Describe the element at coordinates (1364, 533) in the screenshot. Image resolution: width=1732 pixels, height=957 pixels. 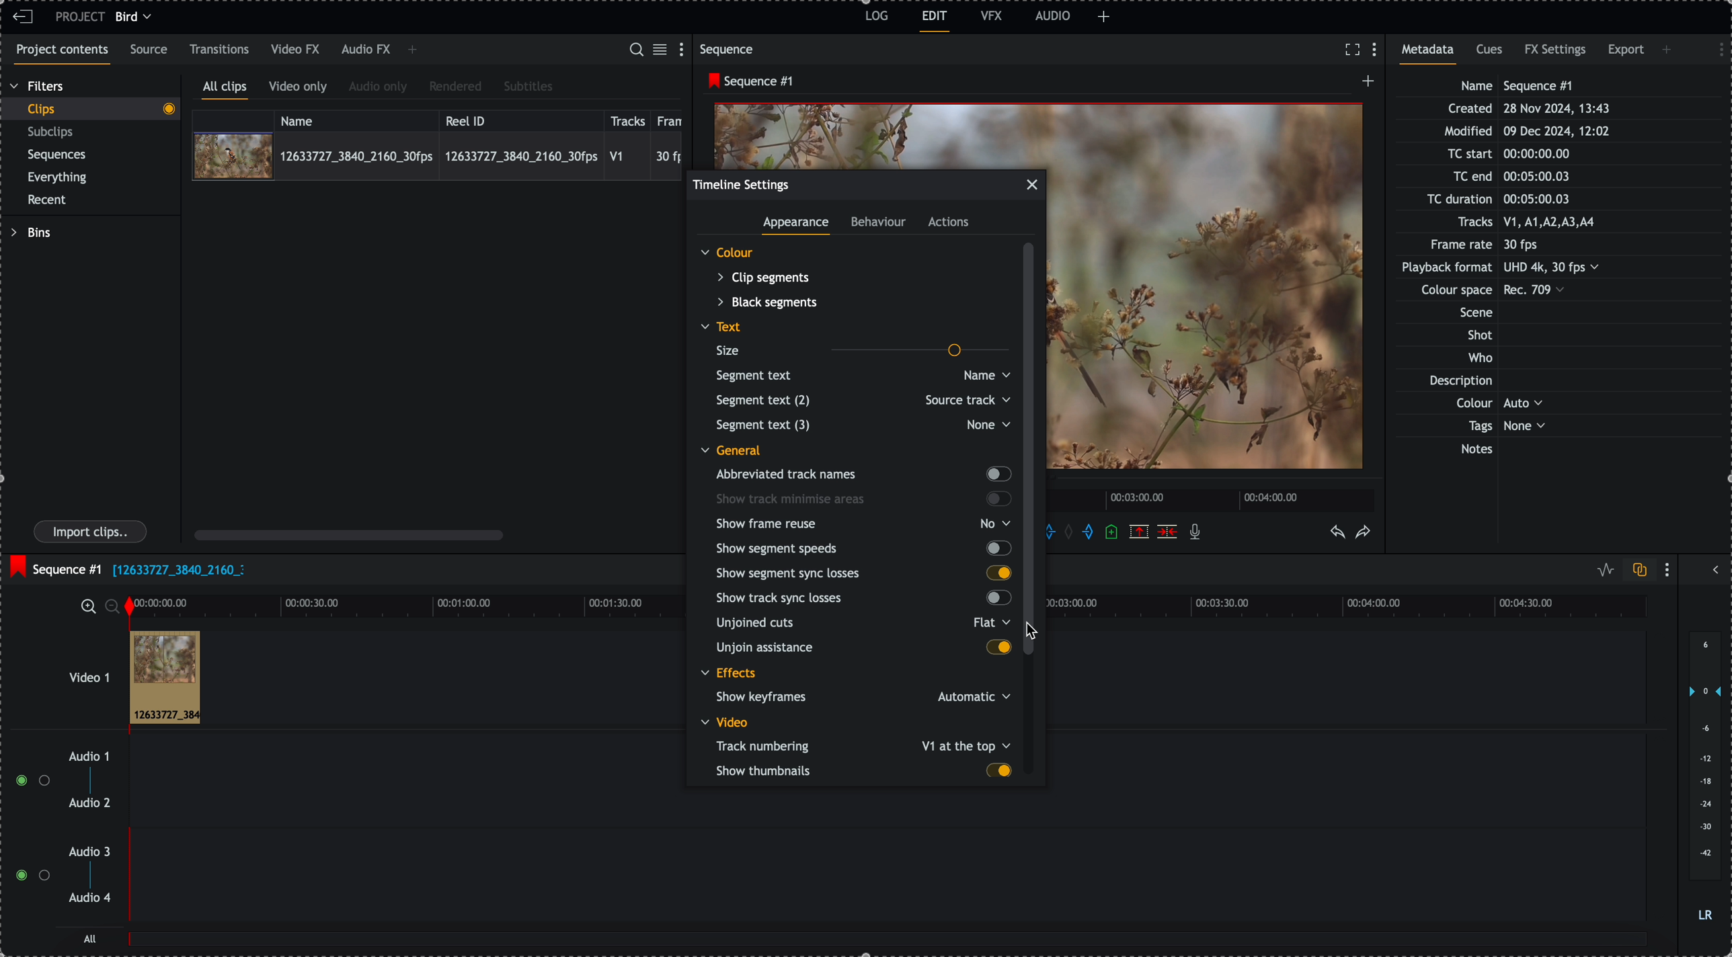
I see `redo` at that location.